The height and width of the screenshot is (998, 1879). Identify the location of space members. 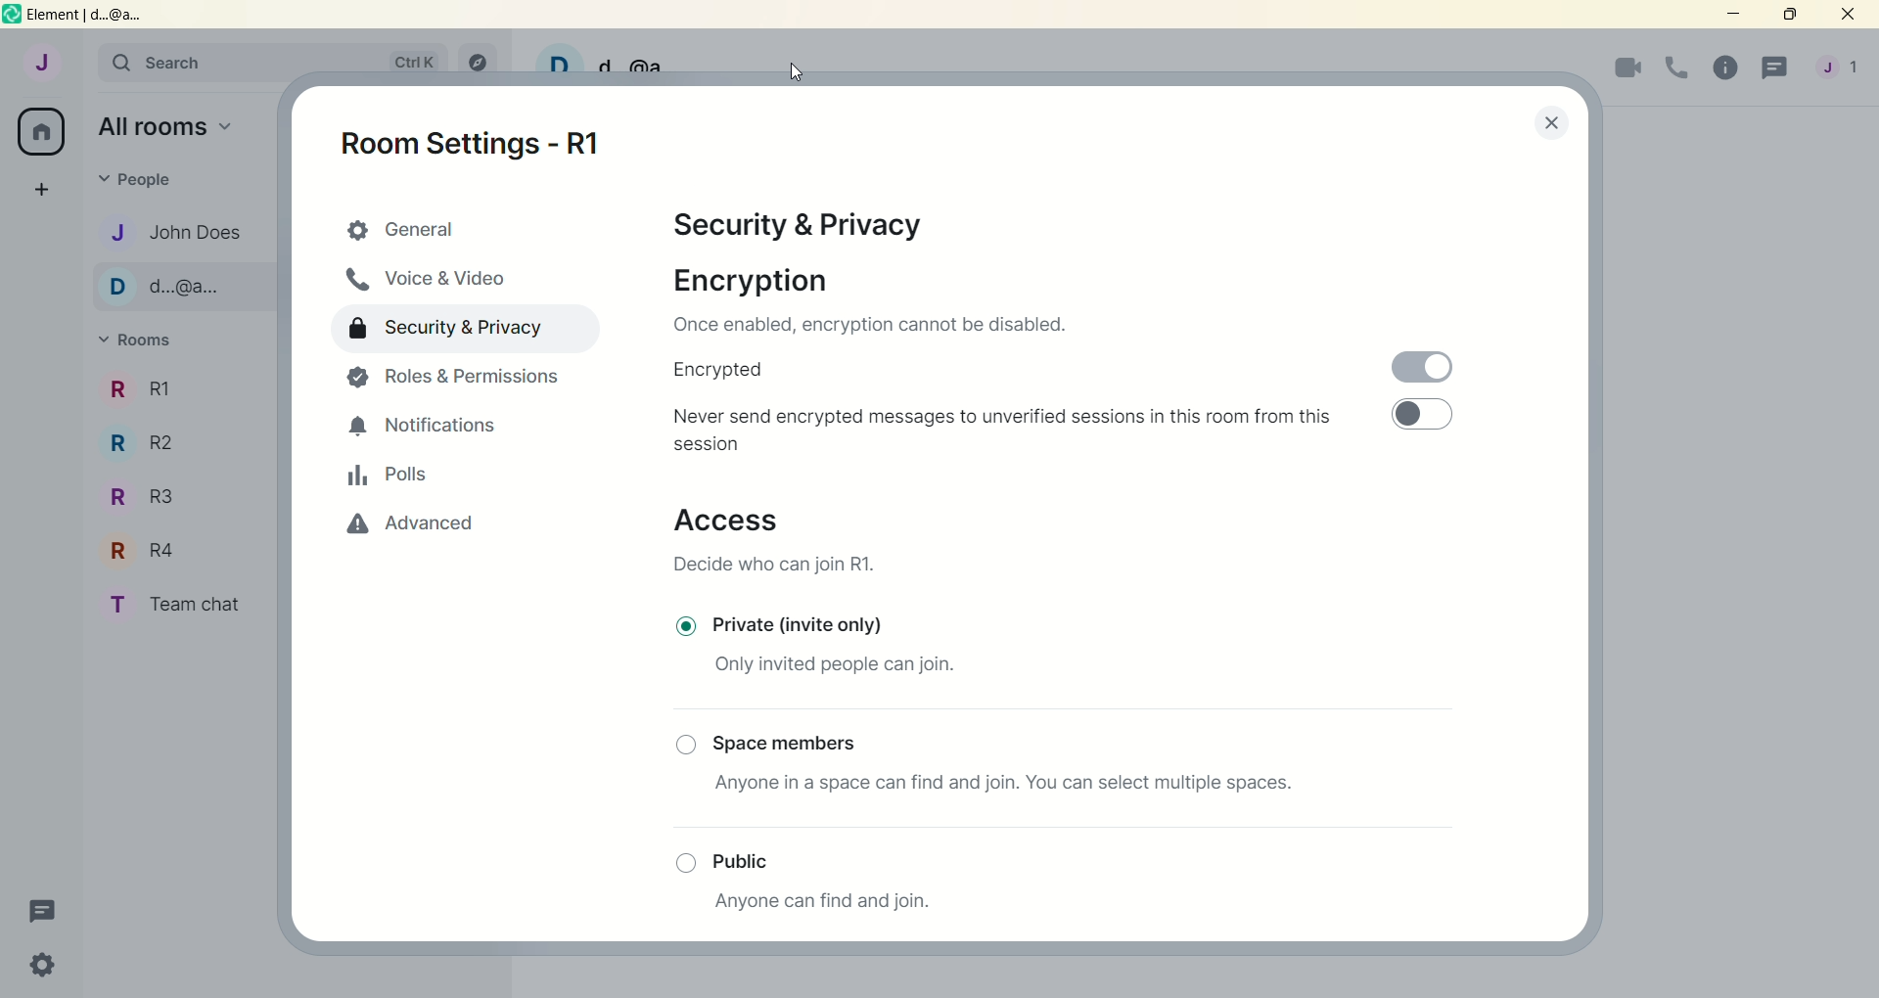
(791, 745).